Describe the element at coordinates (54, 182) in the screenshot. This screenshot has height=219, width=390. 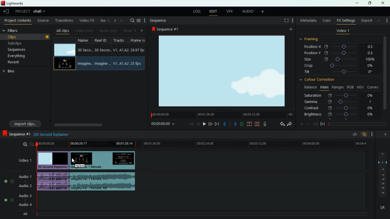
I see `audio` at that location.